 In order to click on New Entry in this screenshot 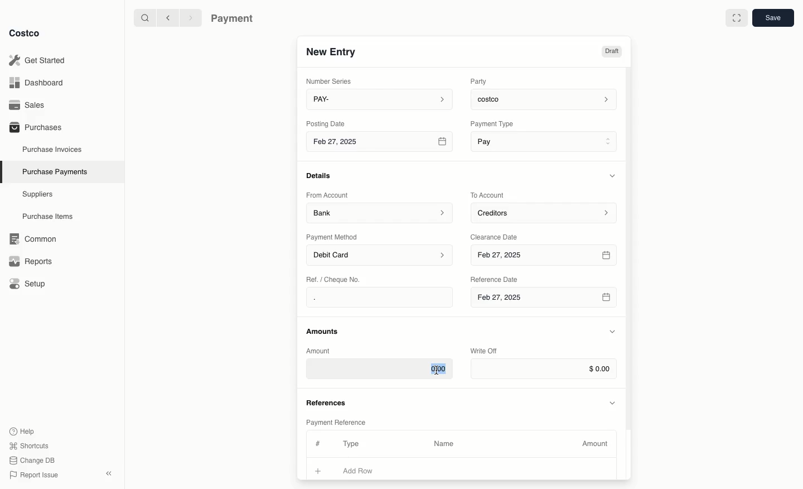, I will do `click(332, 51)`.